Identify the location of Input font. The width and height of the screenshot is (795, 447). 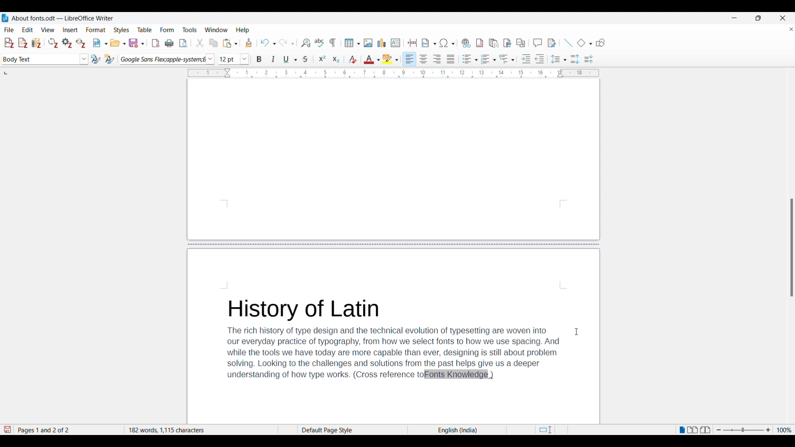
(229, 59).